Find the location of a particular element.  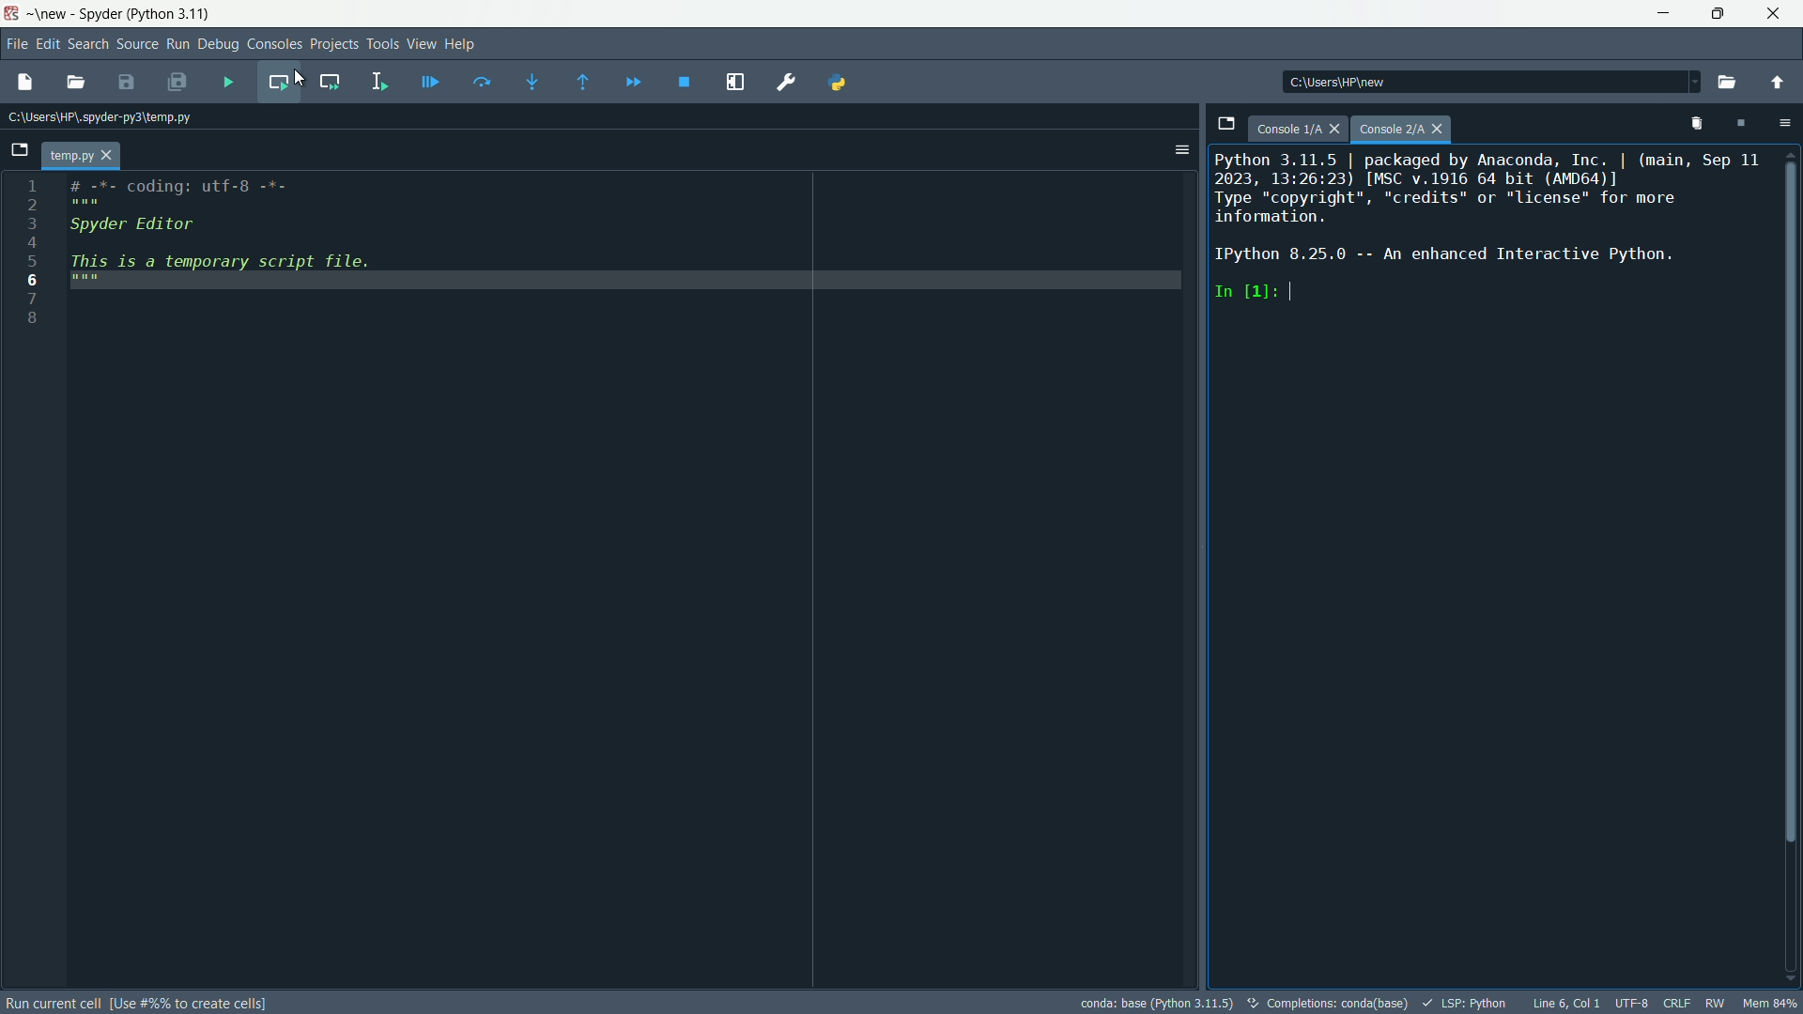

crlf is located at coordinates (1677, 1003).